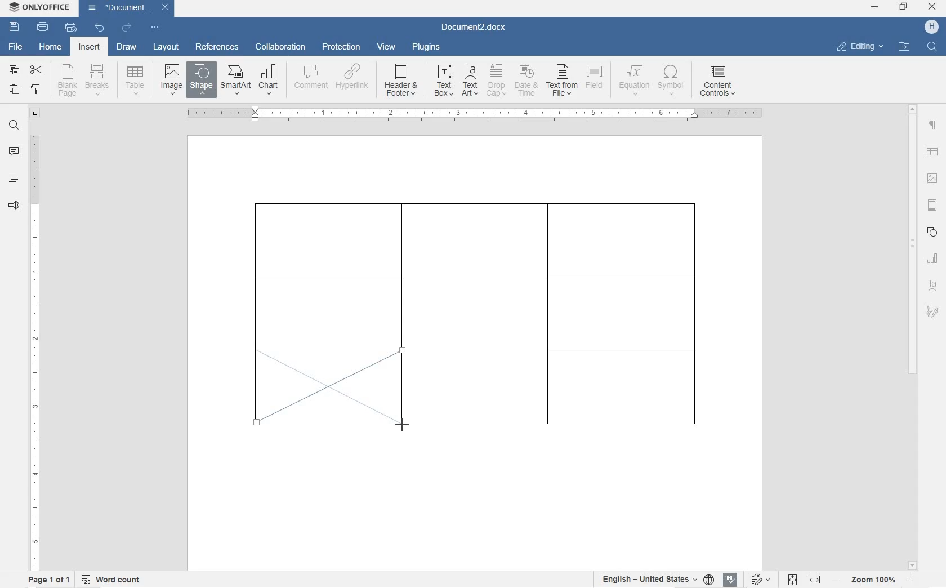 The width and height of the screenshot is (946, 588). I want to click on copy style, so click(36, 90).